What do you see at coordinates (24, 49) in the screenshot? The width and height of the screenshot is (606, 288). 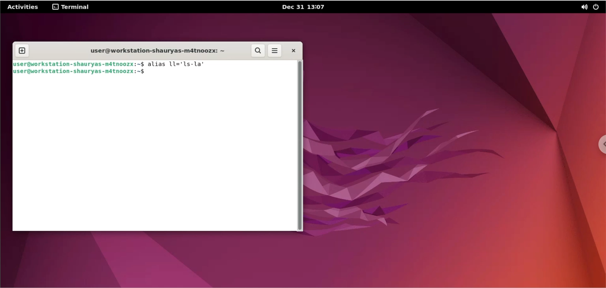 I see `new tab` at bounding box center [24, 49].